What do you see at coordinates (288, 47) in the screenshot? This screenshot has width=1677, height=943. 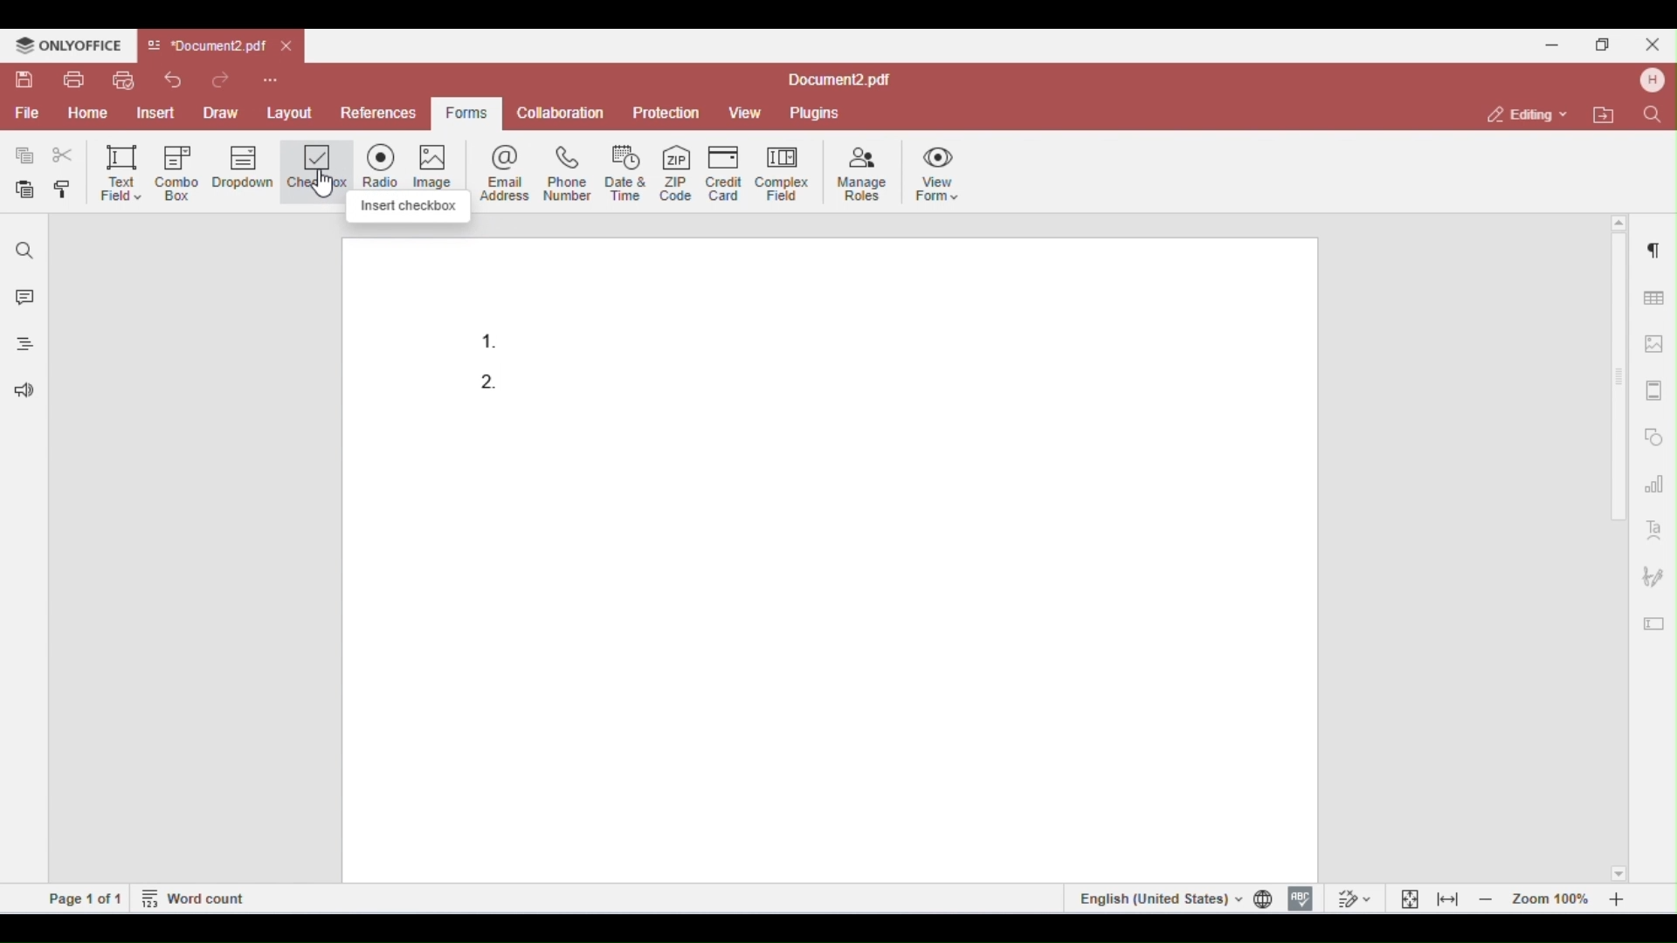 I see `close` at bounding box center [288, 47].